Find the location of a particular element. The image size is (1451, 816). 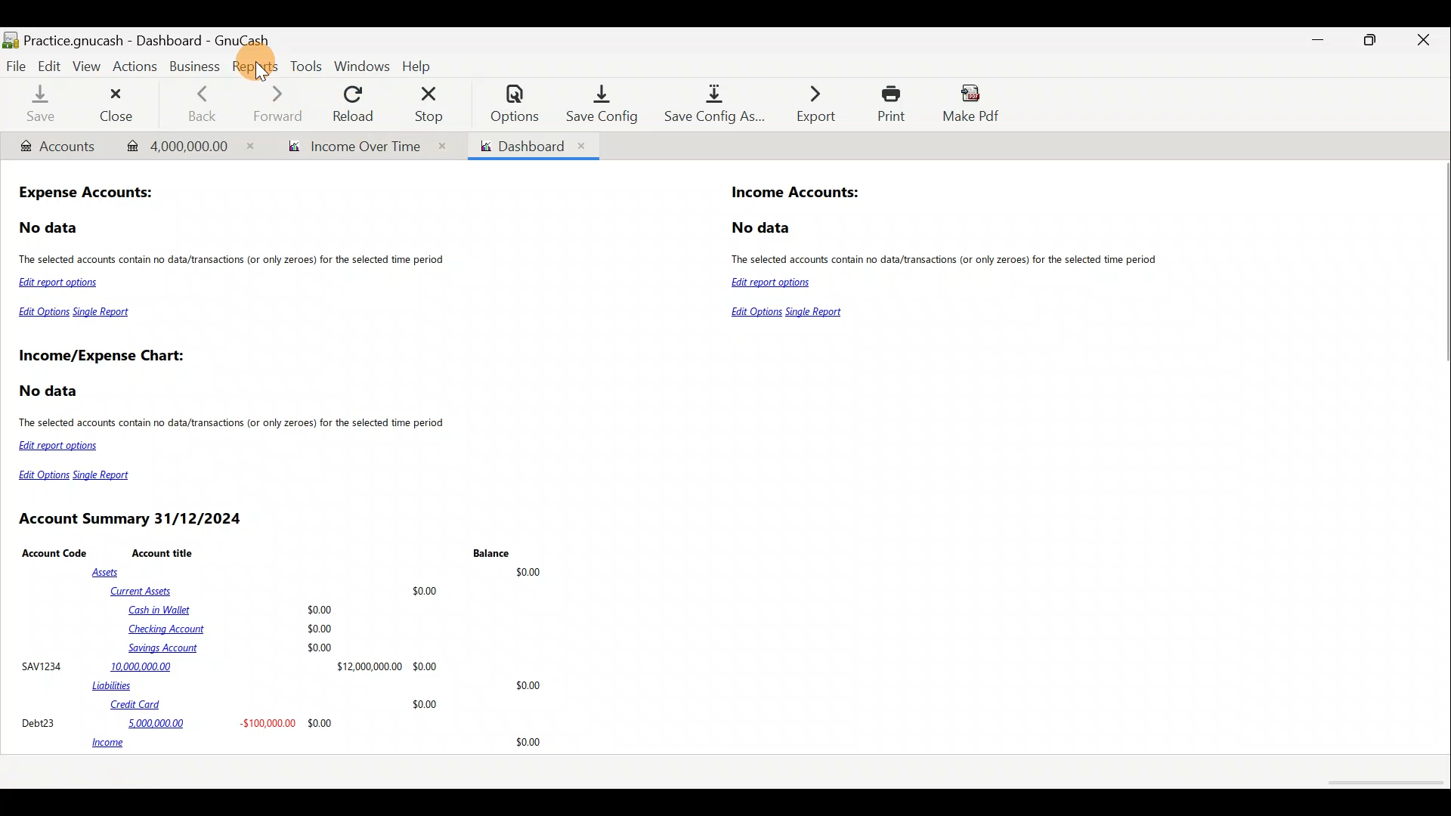

scroll is located at coordinates (1383, 784).